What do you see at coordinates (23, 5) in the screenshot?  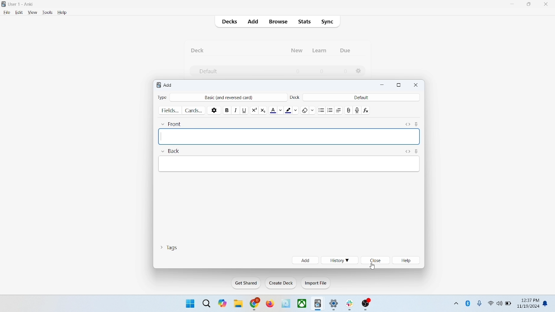 I see `User-1 Anki` at bounding box center [23, 5].